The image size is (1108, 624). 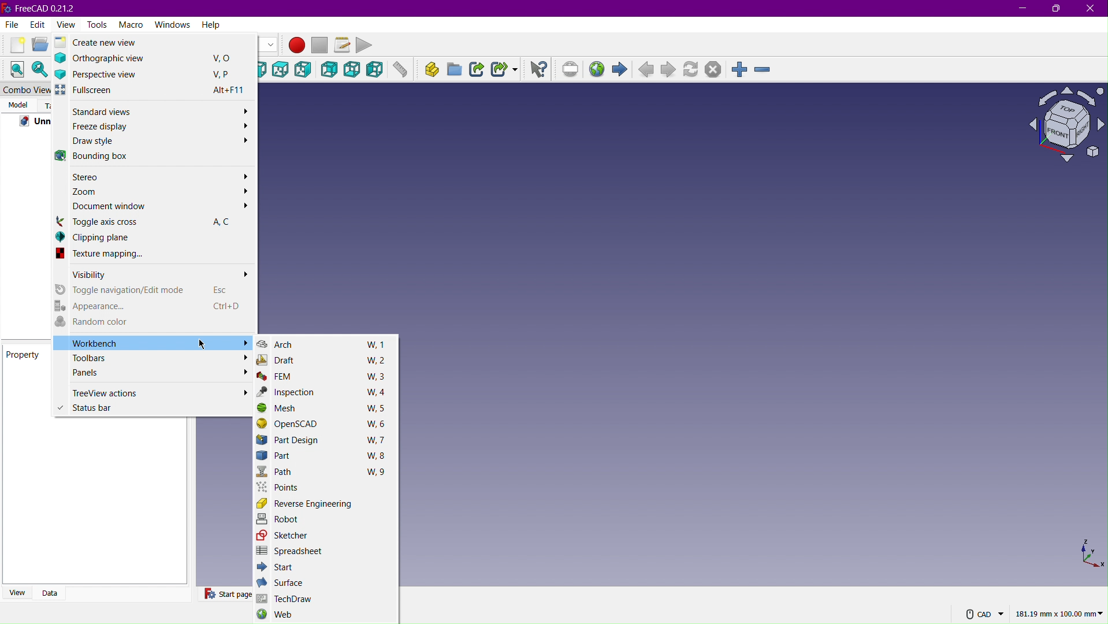 What do you see at coordinates (327, 343) in the screenshot?
I see `Arch W, 1` at bounding box center [327, 343].